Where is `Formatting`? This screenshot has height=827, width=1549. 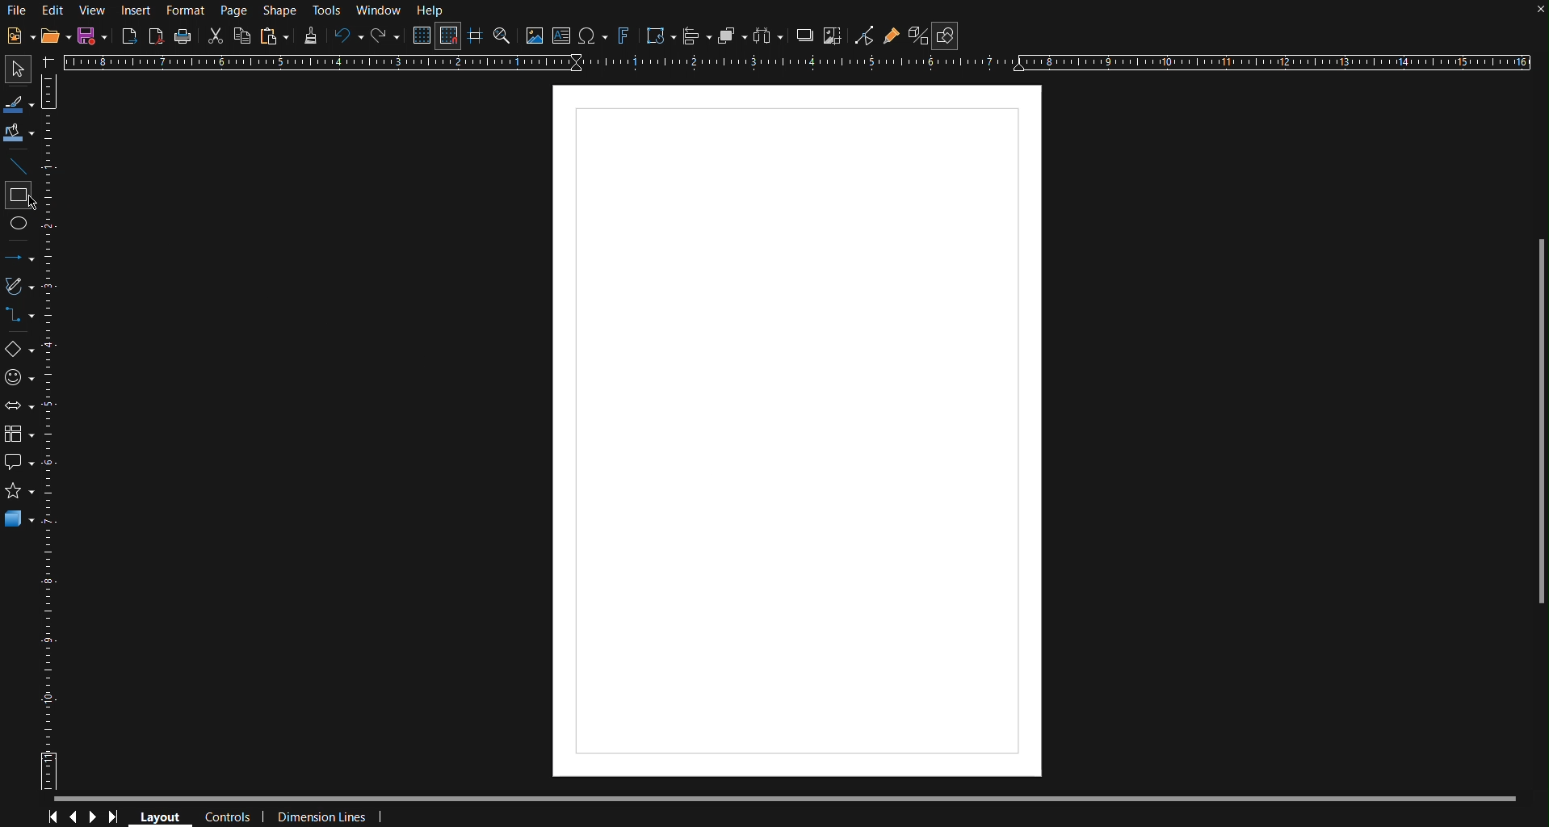
Formatting is located at coordinates (309, 36).